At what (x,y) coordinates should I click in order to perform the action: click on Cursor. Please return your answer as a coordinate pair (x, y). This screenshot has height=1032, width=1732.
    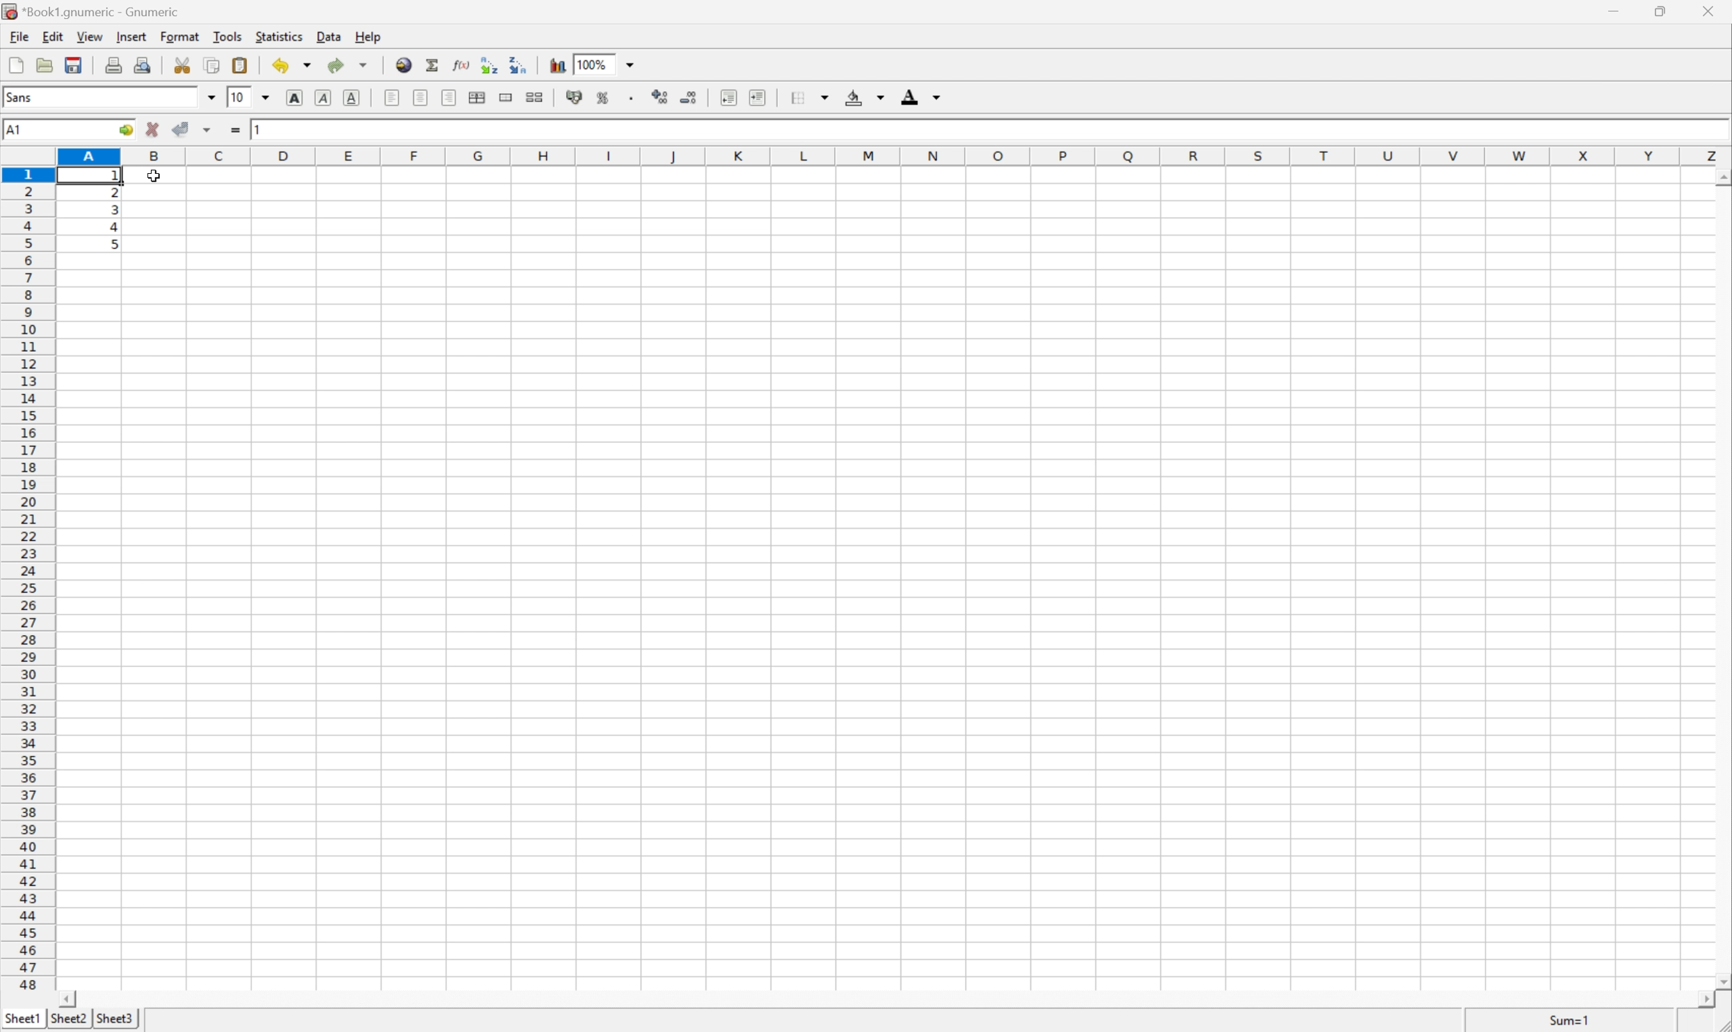
    Looking at the image, I should click on (154, 177).